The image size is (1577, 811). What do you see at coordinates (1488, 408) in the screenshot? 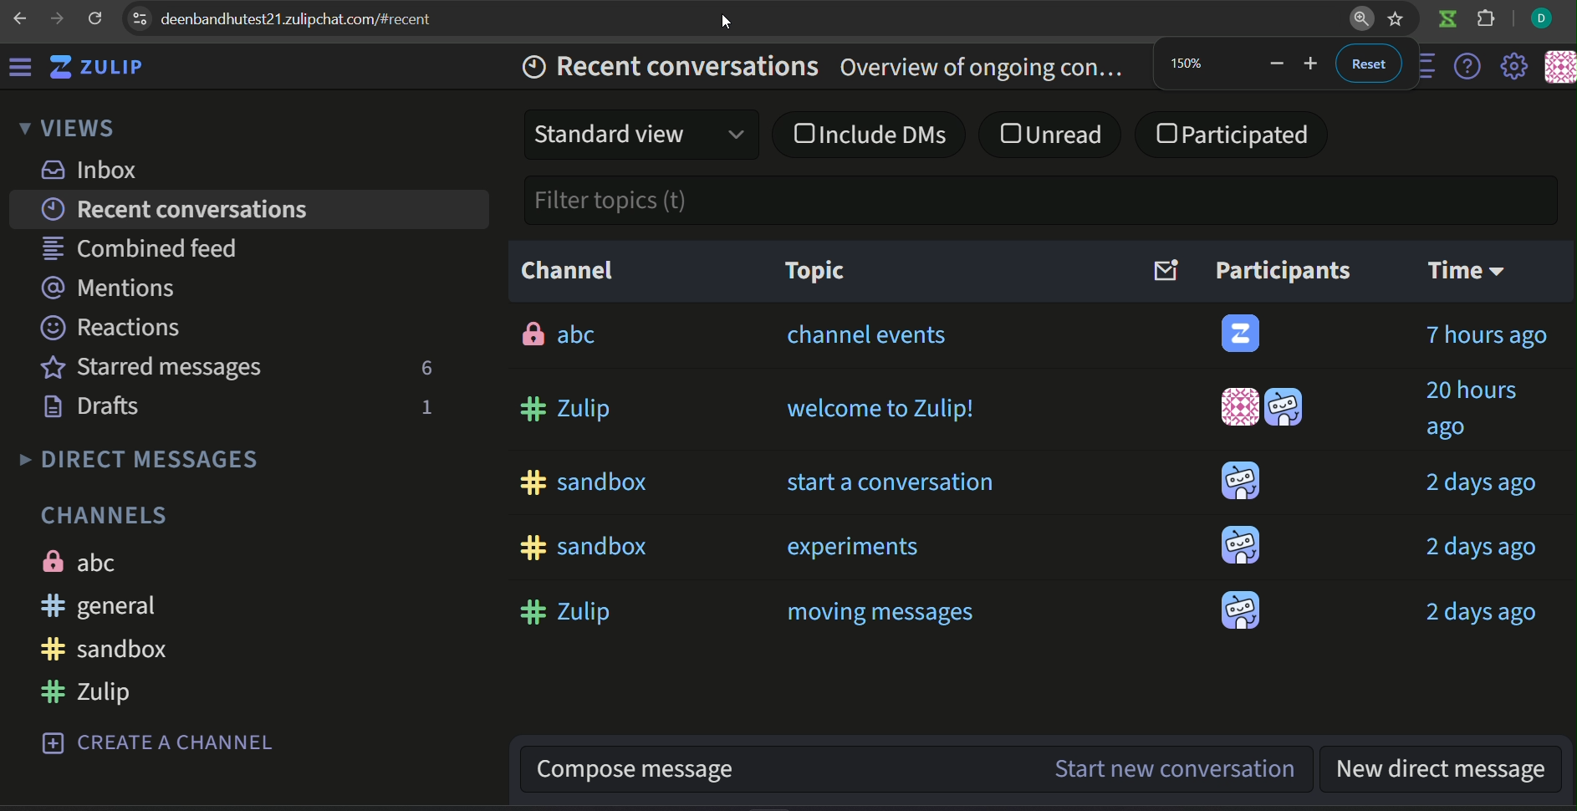
I see `20 hours ago` at bounding box center [1488, 408].